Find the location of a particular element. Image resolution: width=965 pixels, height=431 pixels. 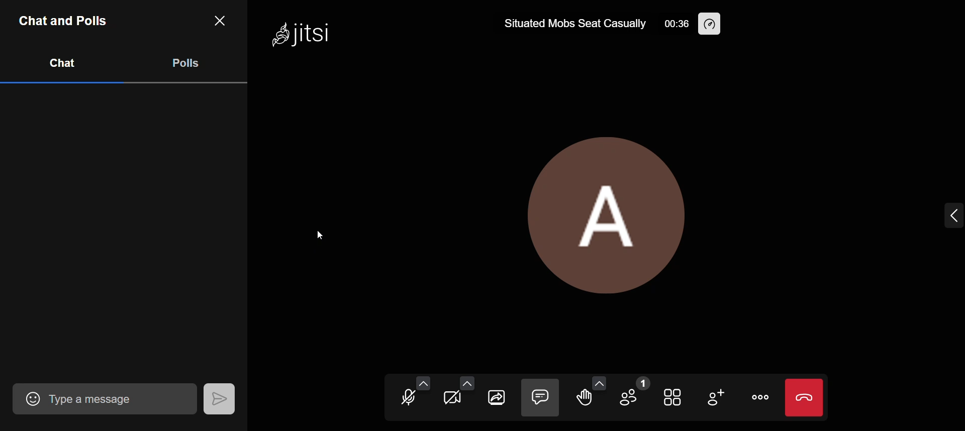

display picture is located at coordinates (604, 212).